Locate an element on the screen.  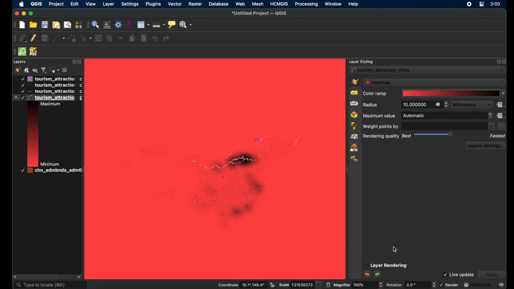
close is located at coordinates (505, 62).